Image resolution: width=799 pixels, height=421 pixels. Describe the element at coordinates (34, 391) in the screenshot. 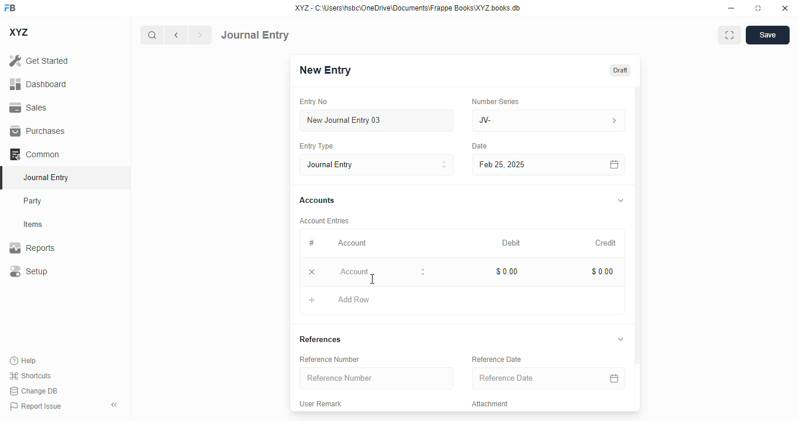

I see `change DB` at that location.